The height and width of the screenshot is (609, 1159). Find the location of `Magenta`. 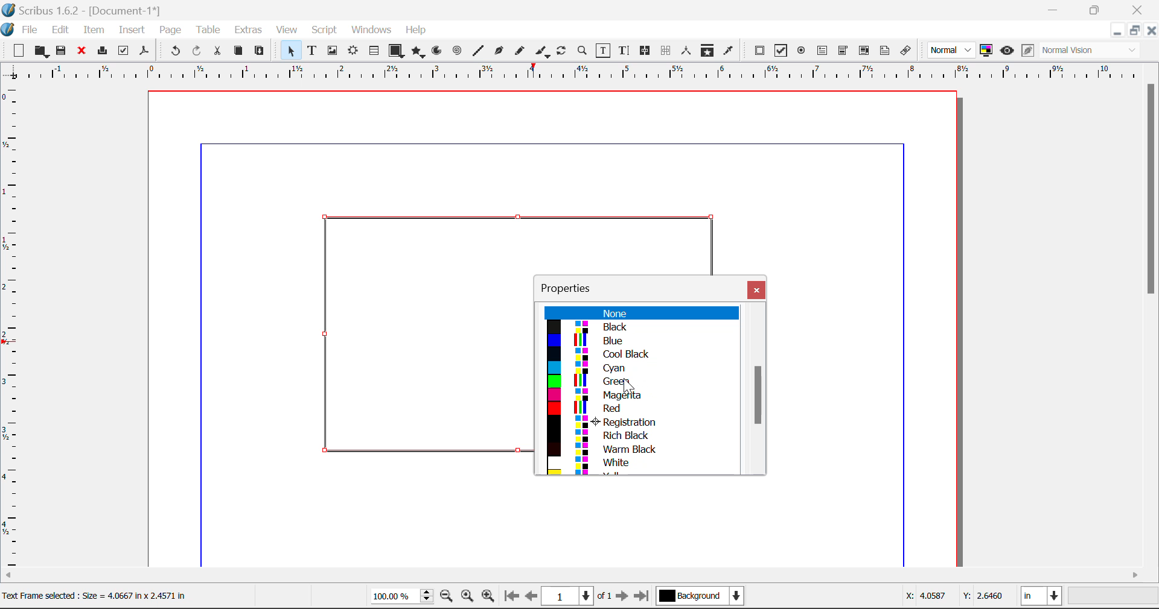

Magenta is located at coordinates (642, 395).